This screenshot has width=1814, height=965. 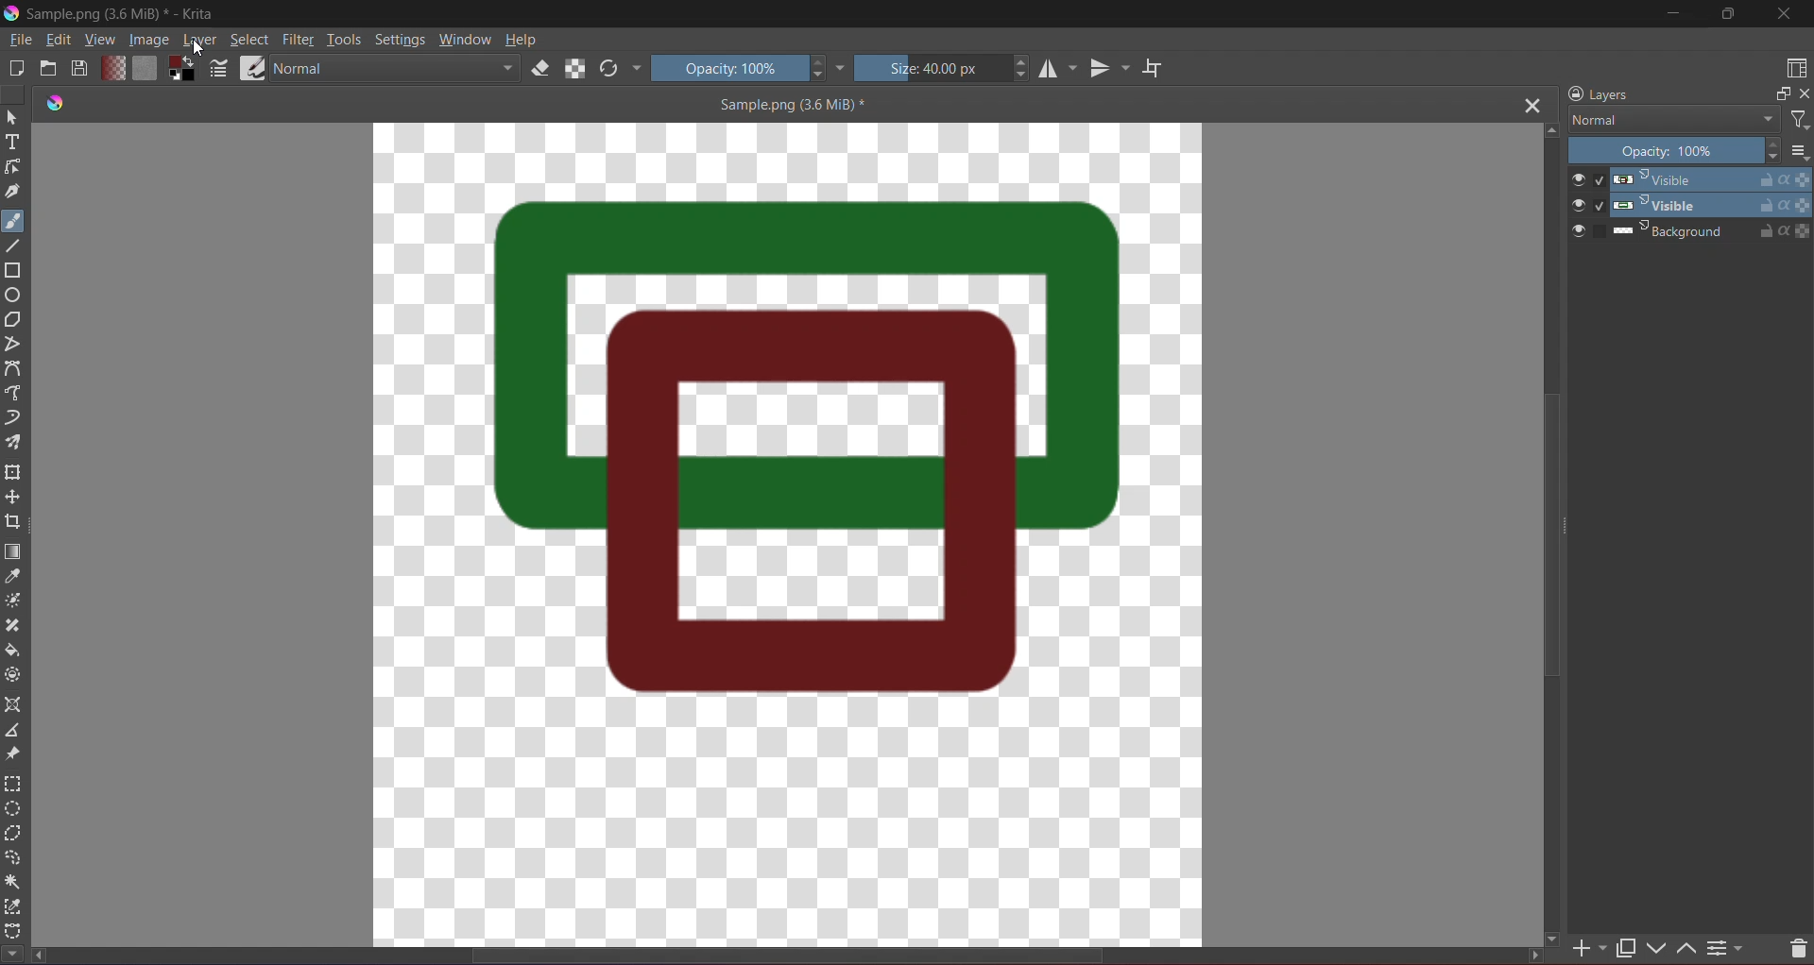 I want to click on Horizontal Scroll Bar, so click(x=798, y=957).